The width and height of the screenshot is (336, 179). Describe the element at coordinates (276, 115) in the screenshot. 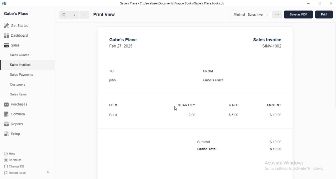

I see `$10.00` at that location.